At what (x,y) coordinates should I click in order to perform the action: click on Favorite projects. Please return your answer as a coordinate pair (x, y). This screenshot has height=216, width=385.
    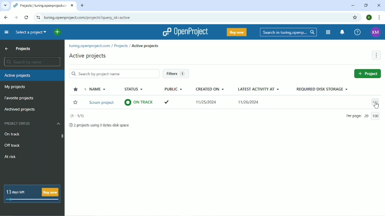
    Looking at the image, I should click on (19, 98).